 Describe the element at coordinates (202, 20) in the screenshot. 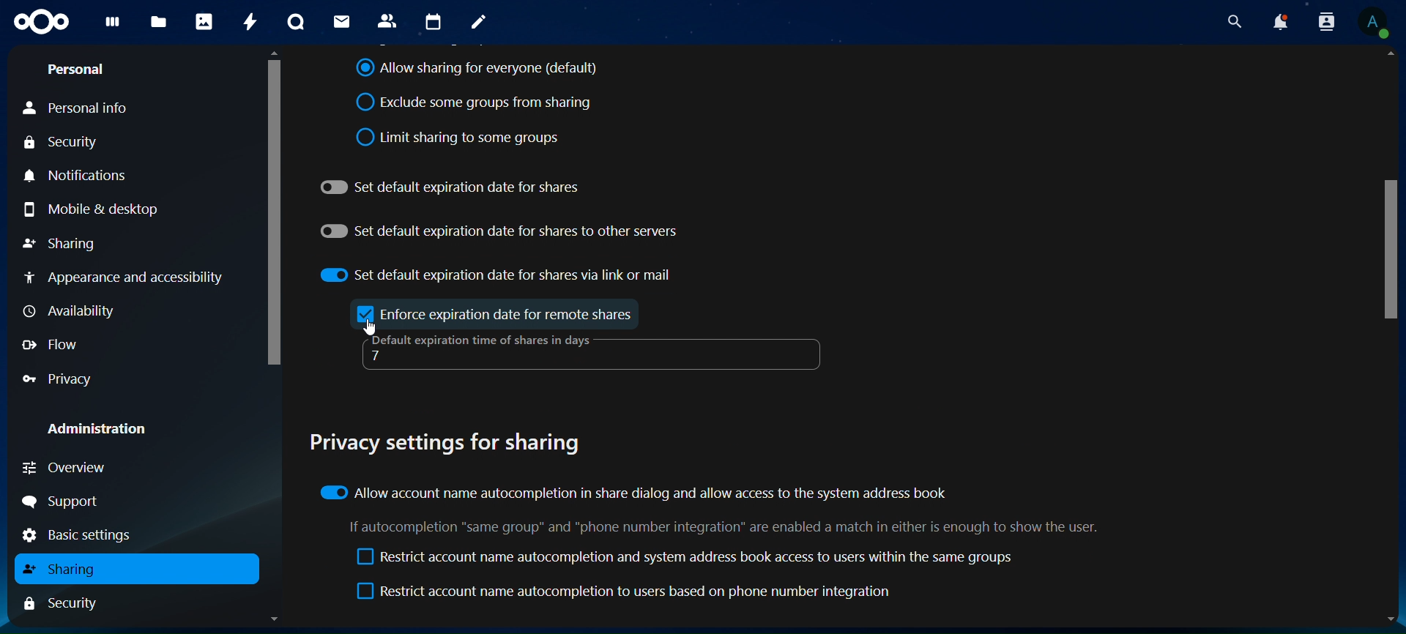

I see `photos` at that location.